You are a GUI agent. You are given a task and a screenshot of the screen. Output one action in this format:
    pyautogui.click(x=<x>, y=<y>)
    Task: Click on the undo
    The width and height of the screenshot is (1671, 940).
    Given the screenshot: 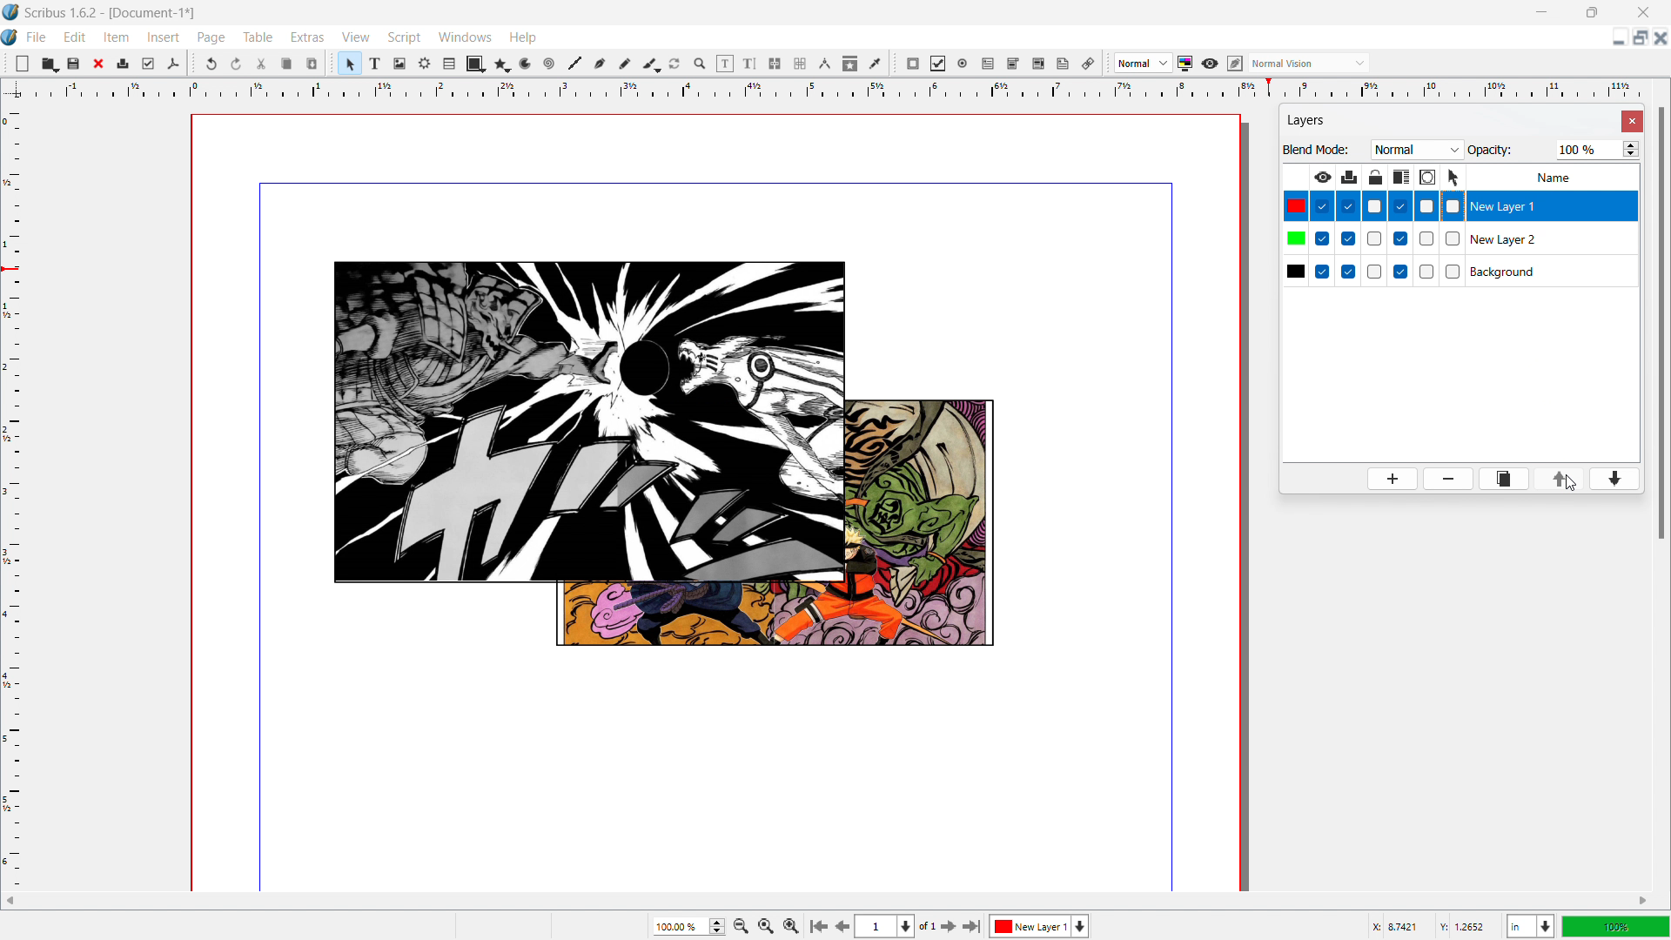 What is the action you would take?
    pyautogui.click(x=211, y=64)
    